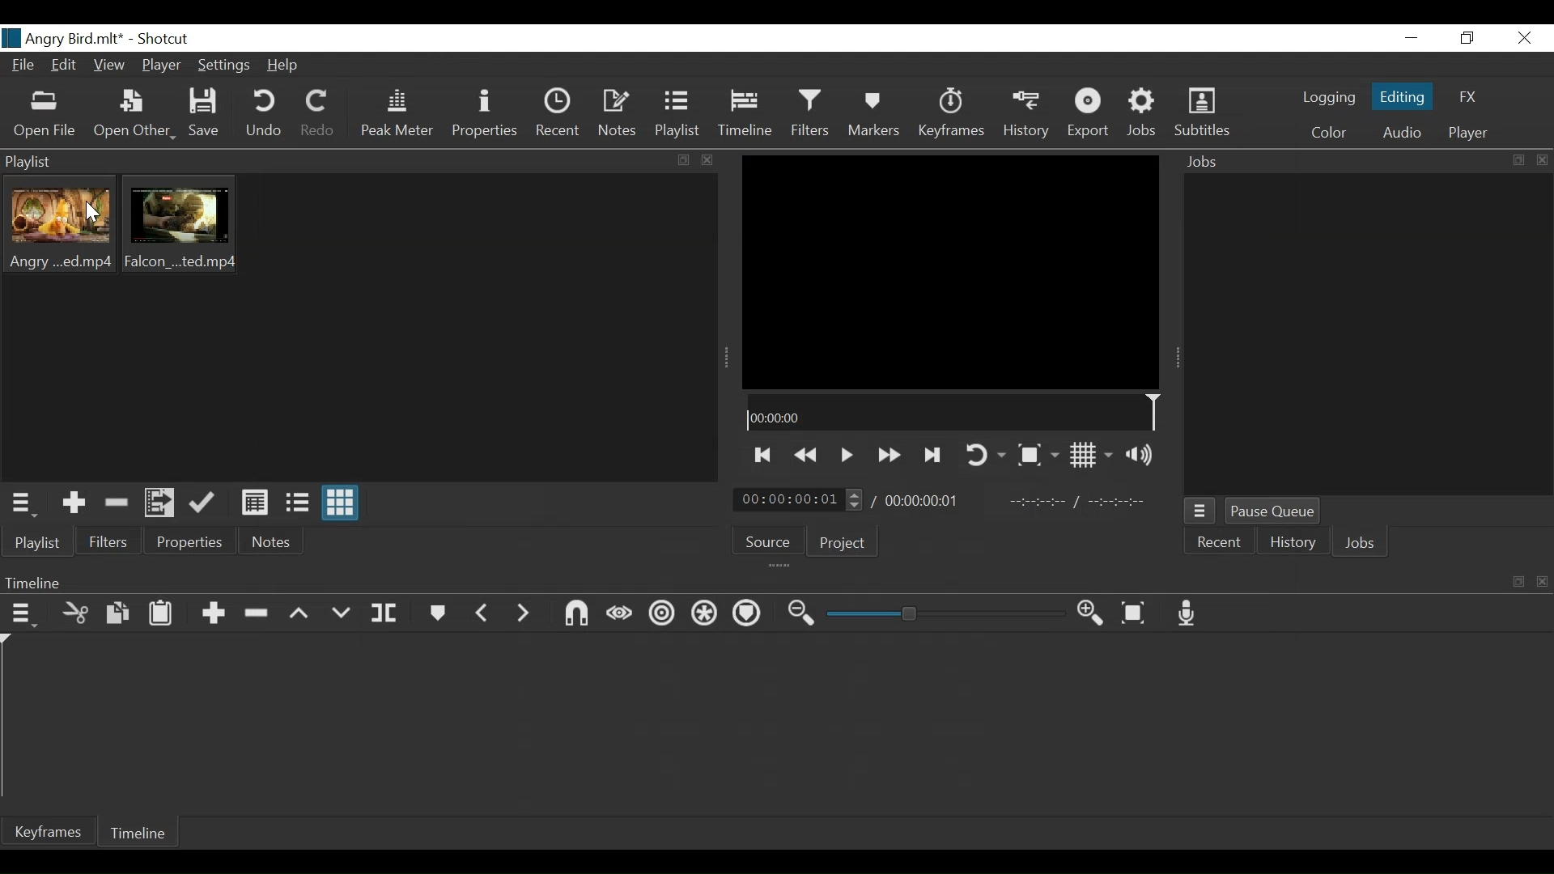 This screenshot has height=874, width=1554. What do you see at coordinates (809, 454) in the screenshot?
I see `Play backward Quickly` at bounding box center [809, 454].